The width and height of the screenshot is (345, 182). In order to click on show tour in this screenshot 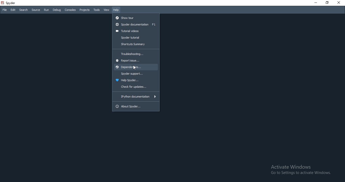, I will do `click(136, 17)`.